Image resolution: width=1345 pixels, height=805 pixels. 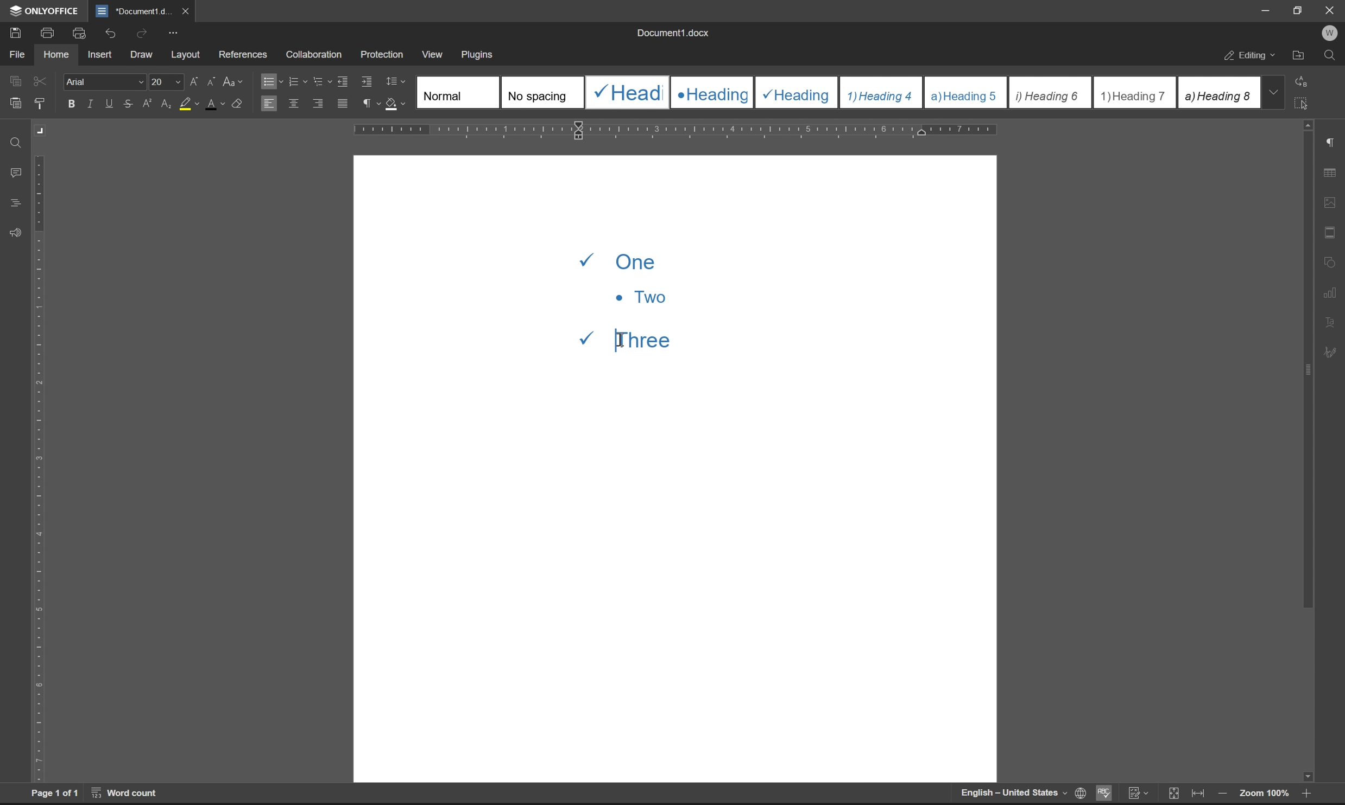 What do you see at coordinates (167, 102) in the screenshot?
I see `subscript` at bounding box center [167, 102].